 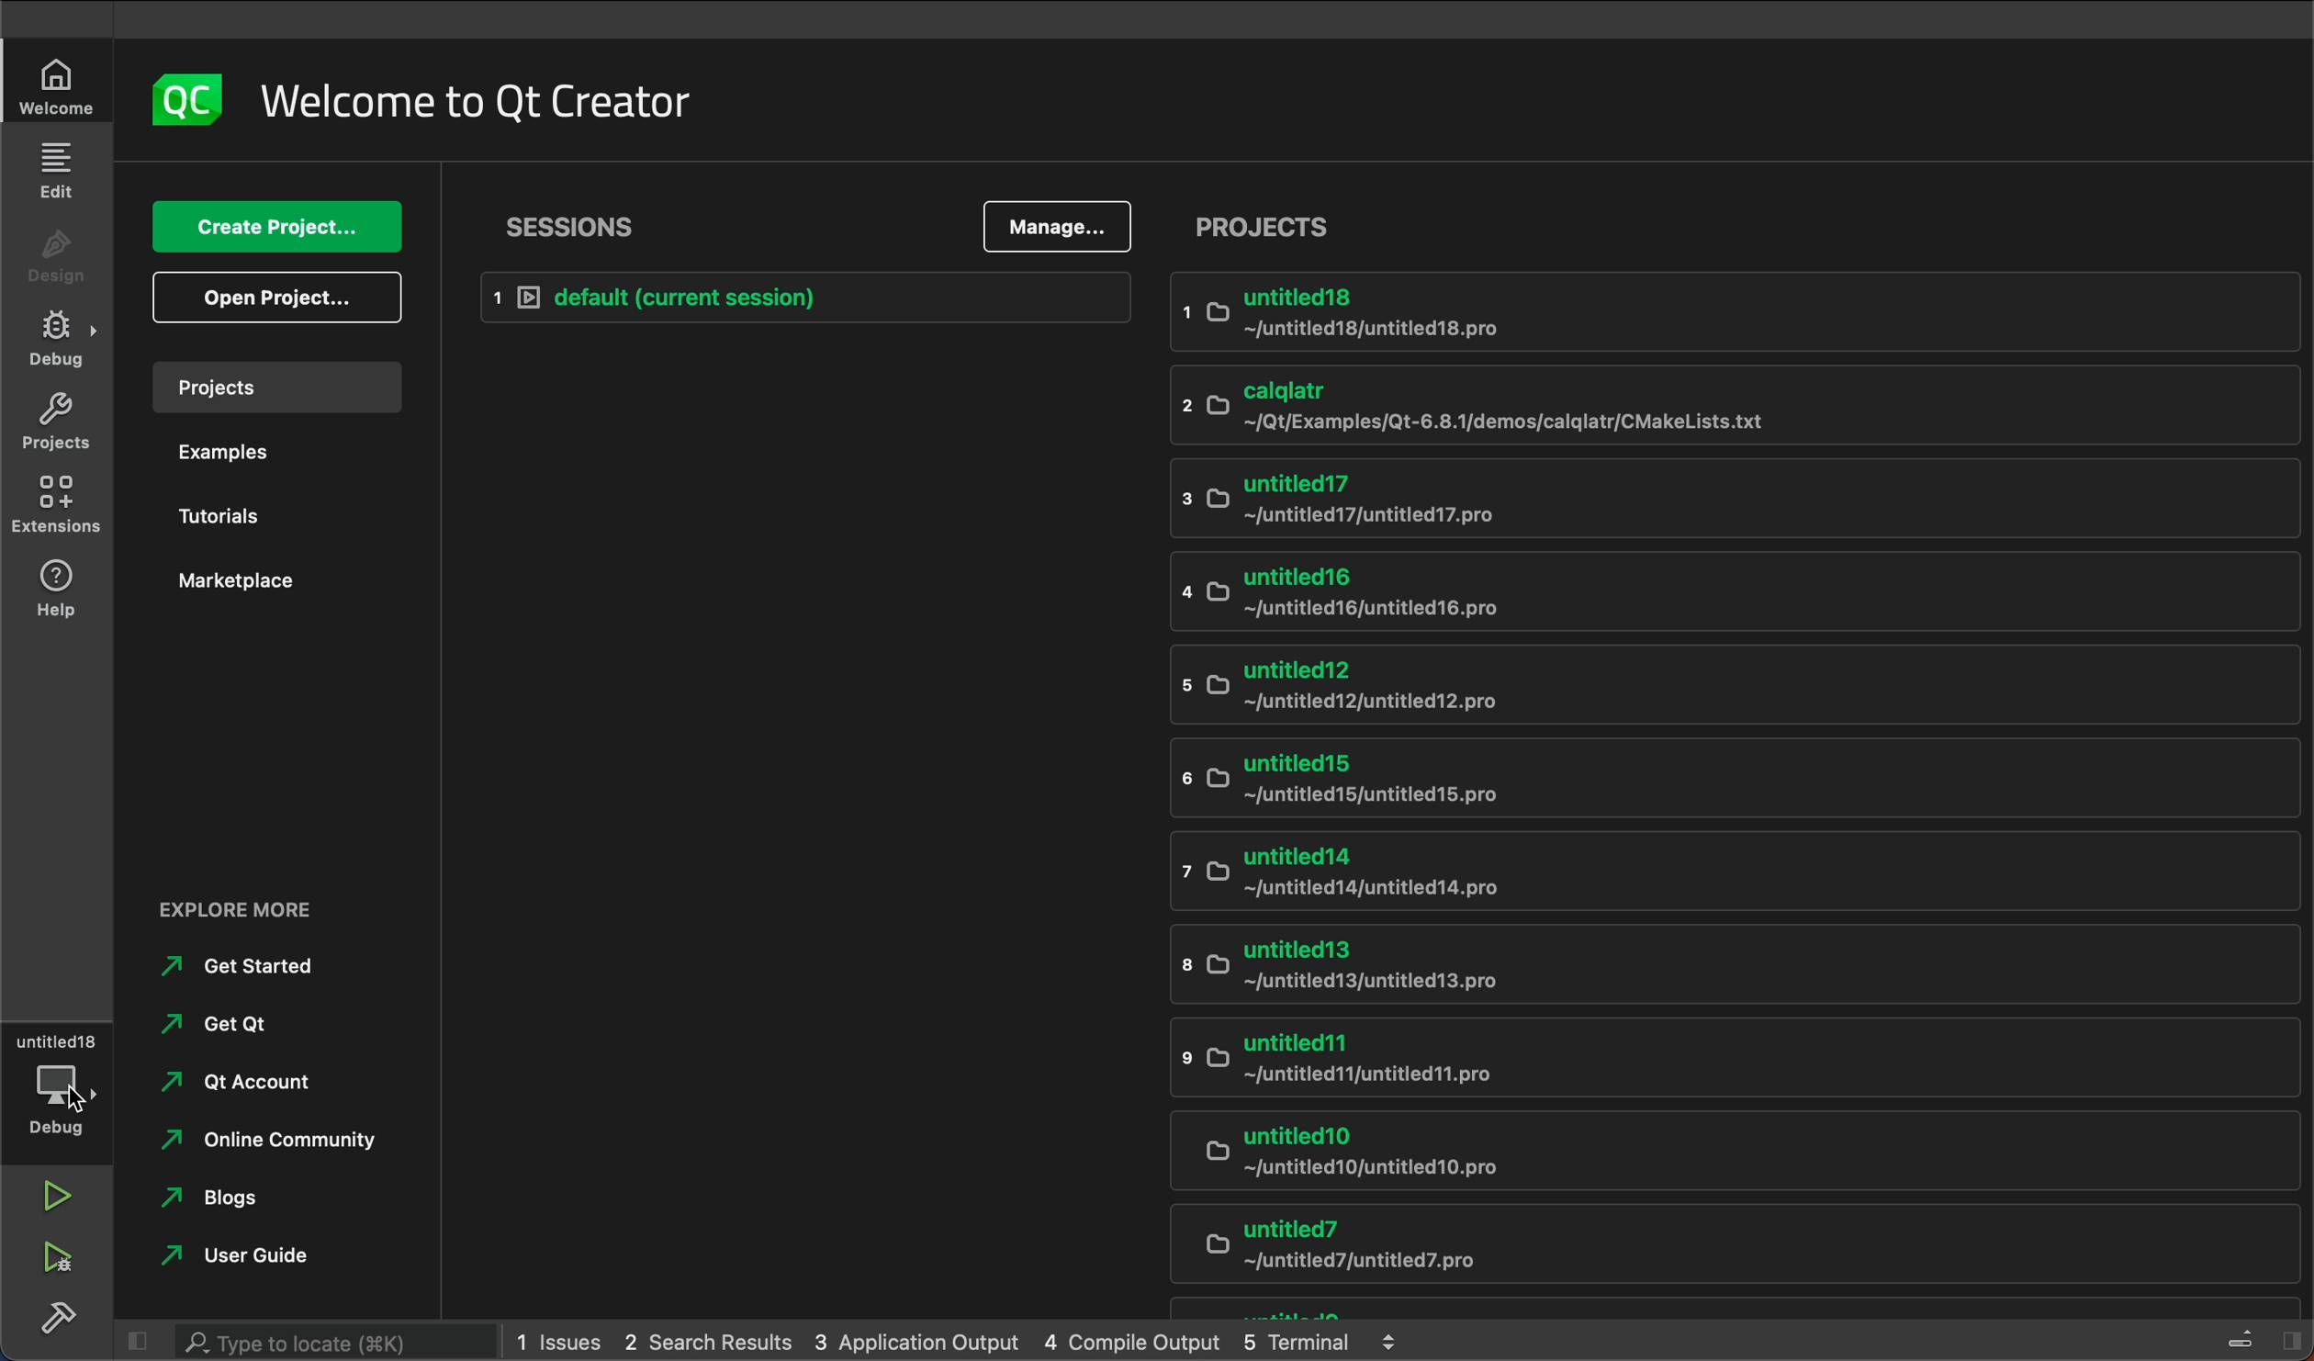 I want to click on logo, so click(x=185, y=97).